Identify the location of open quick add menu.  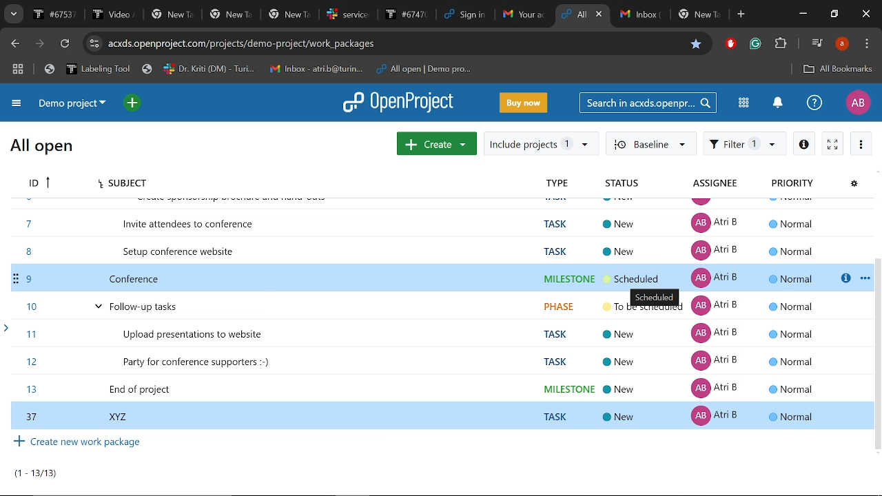
(132, 103).